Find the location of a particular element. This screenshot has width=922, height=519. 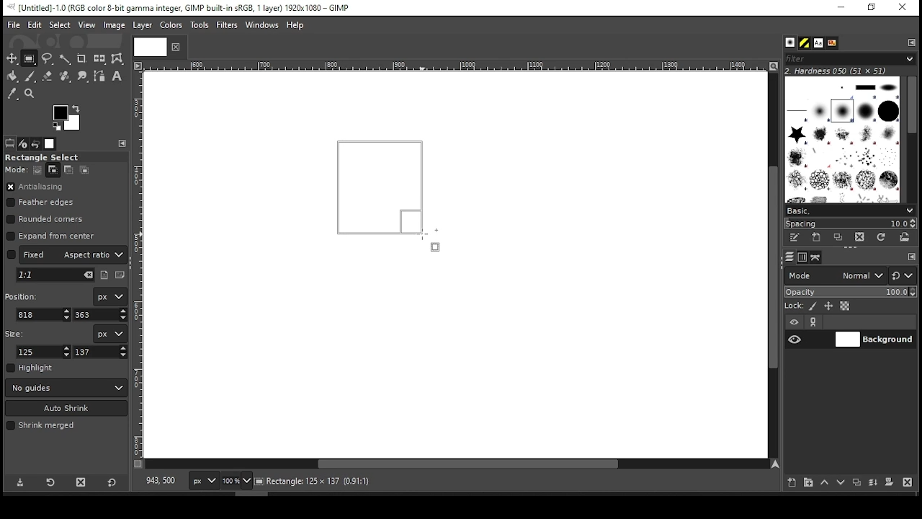

zoom tool is located at coordinates (30, 94).